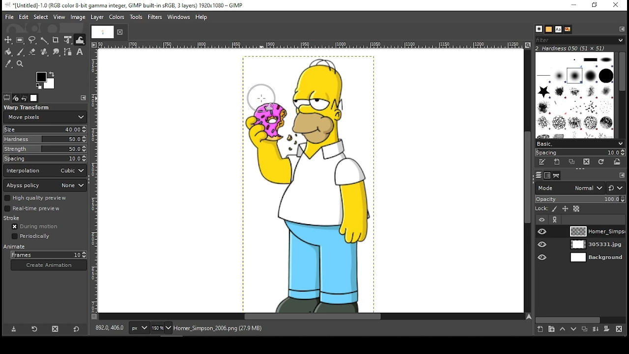 The width and height of the screenshot is (629, 354). What do you see at coordinates (80, 52) in the screenshot?
I see `text tool` at bounding box center [80, 52].